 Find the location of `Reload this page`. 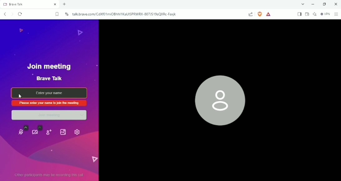

Reload this page is located at coordinates (21, 14).